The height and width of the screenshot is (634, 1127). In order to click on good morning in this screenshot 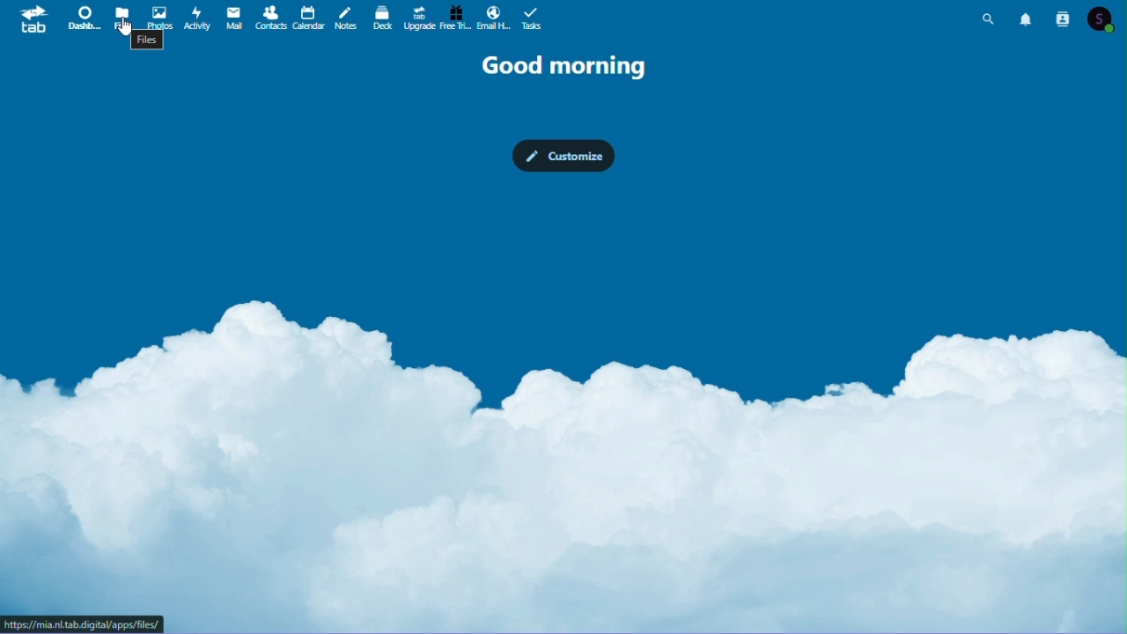, I will do `click(559, 69)`.